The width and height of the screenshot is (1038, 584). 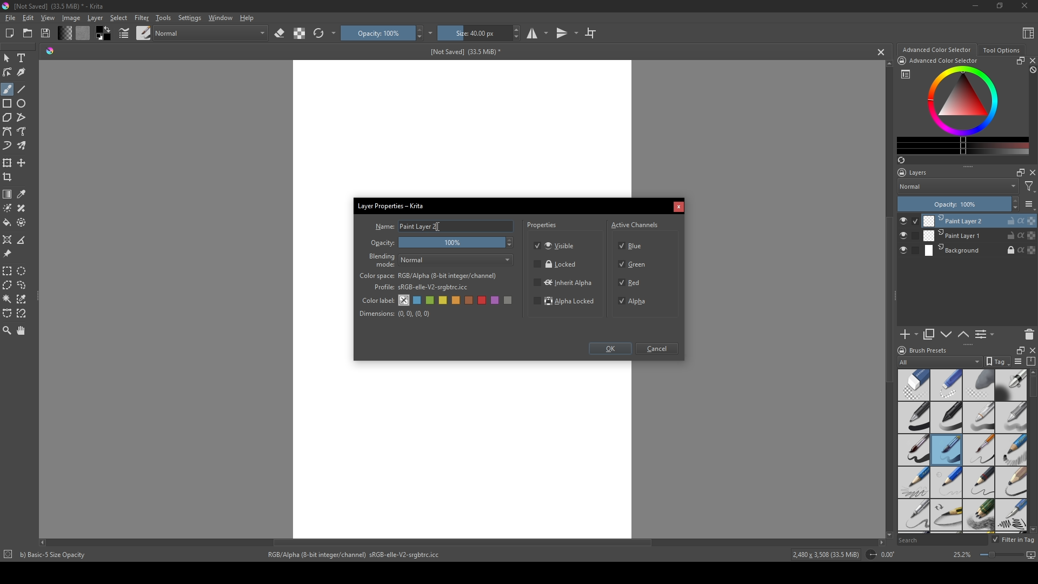 I want to click on decrease, so click(x=1014, y=209).